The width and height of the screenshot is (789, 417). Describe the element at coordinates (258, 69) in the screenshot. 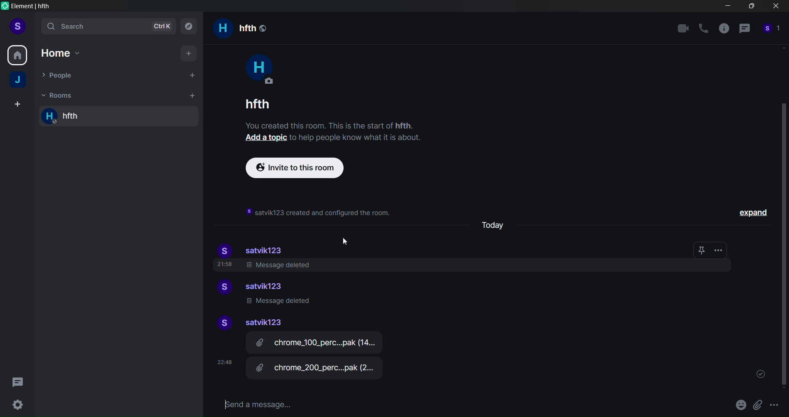

I see `User` at that location.